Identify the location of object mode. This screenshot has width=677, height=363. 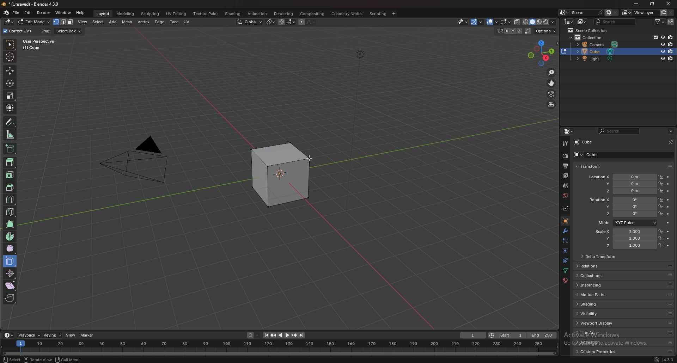
(32, 22).